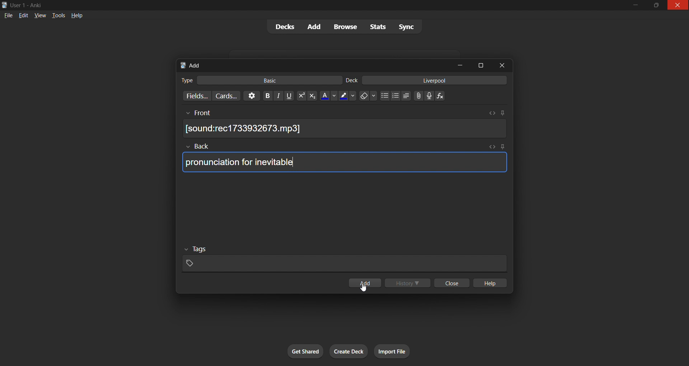 This screenshot has width=689, height=366. I want to click on subscript, so click(312, 96).